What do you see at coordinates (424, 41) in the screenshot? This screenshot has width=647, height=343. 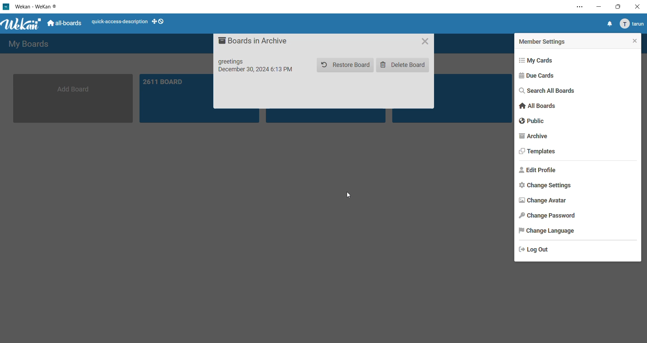 I see `close` at bounding box center [424, 41].